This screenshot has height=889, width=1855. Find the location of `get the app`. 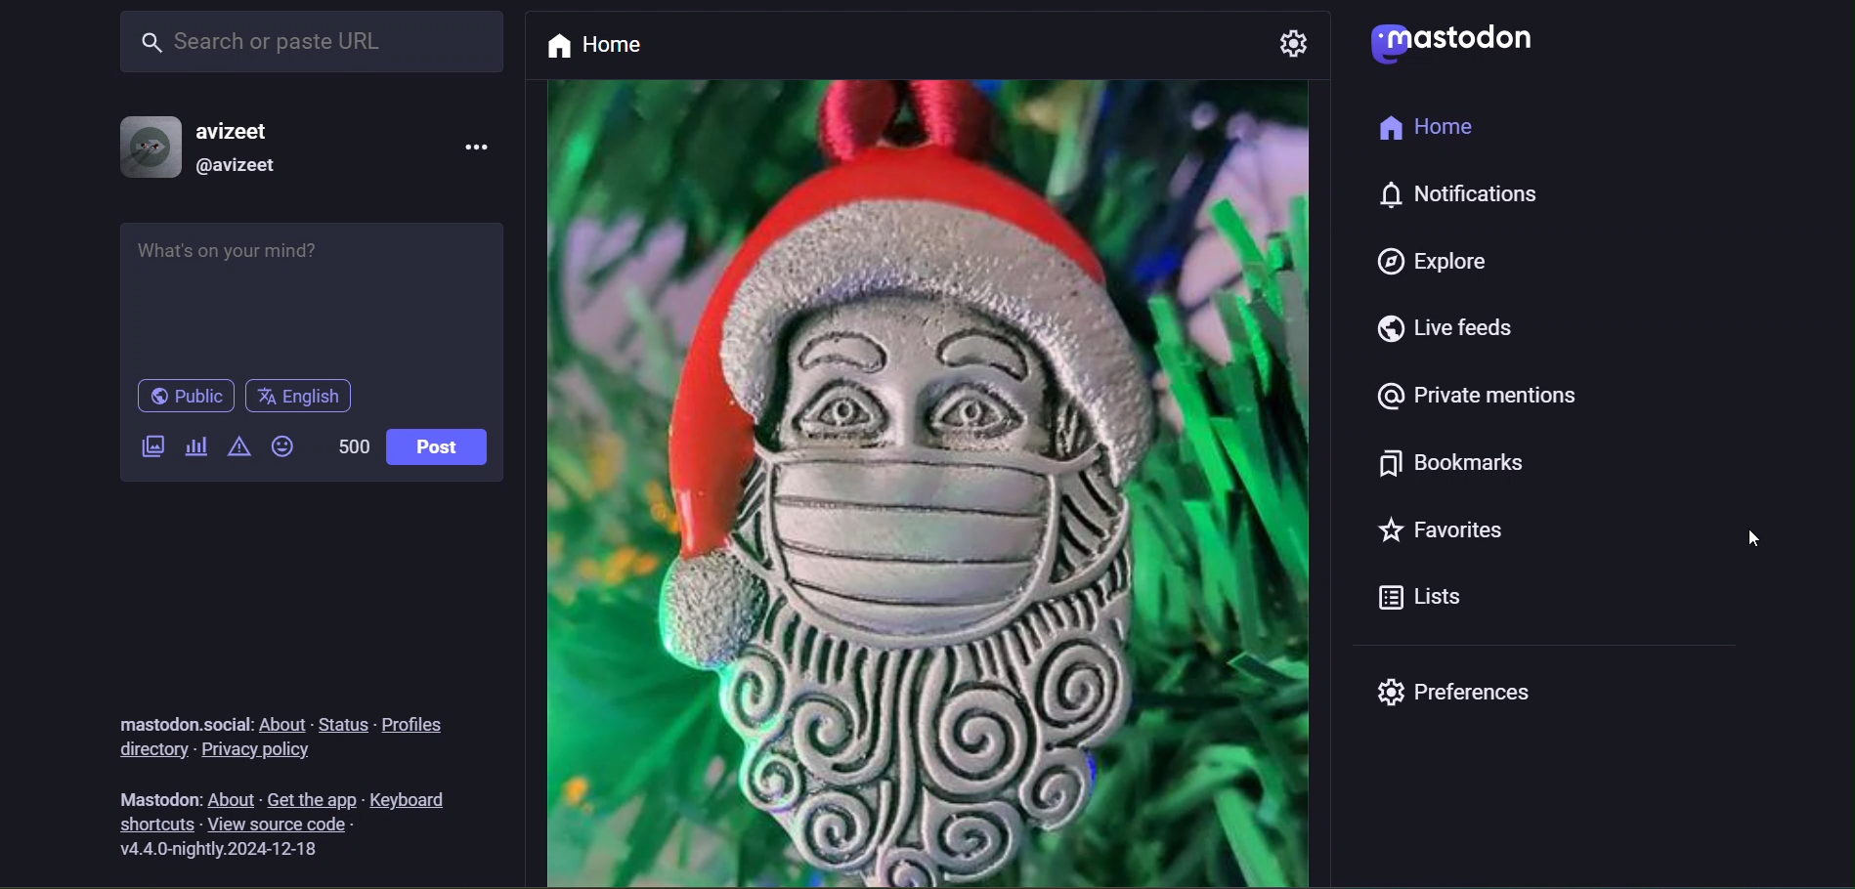

get the app is located at coordinates (310, 796).